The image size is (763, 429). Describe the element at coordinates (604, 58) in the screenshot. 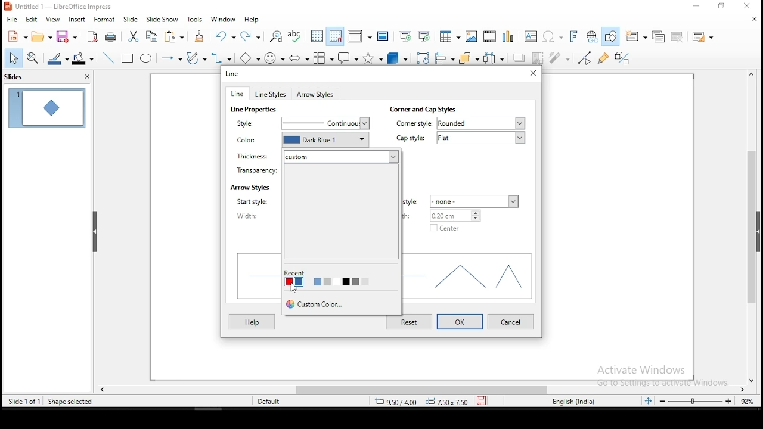

I see `show gluepoint functions` at that location.